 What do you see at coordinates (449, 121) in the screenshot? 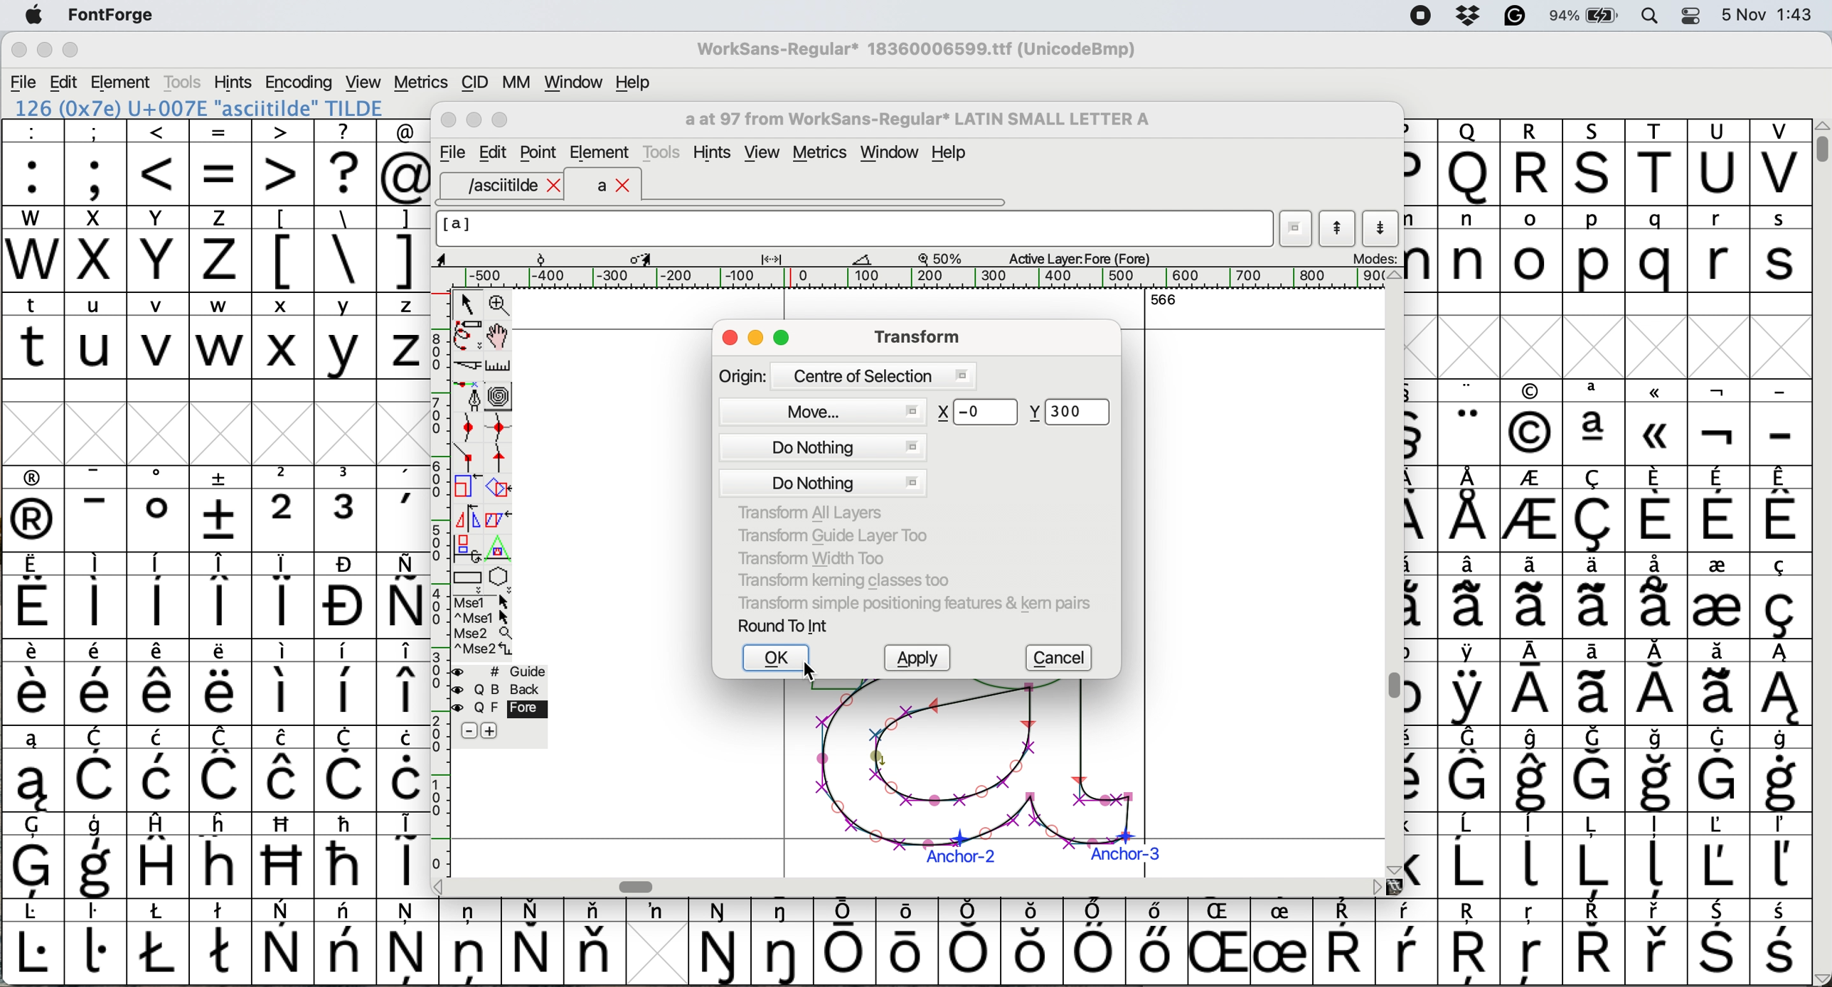
I see `Close` at bounding box center [449, 121].